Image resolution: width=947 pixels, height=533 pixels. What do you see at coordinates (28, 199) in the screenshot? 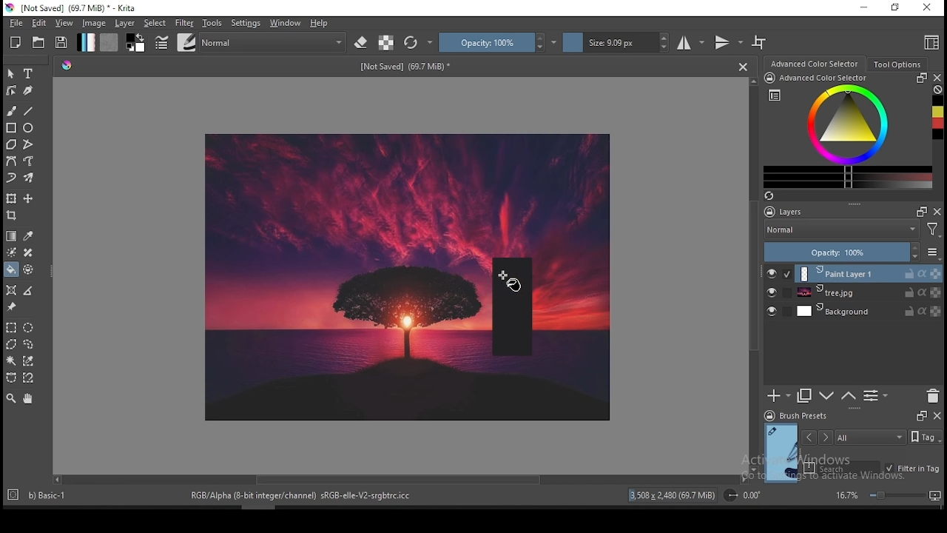
I see `move a layer` at bounding box center [28, 199].